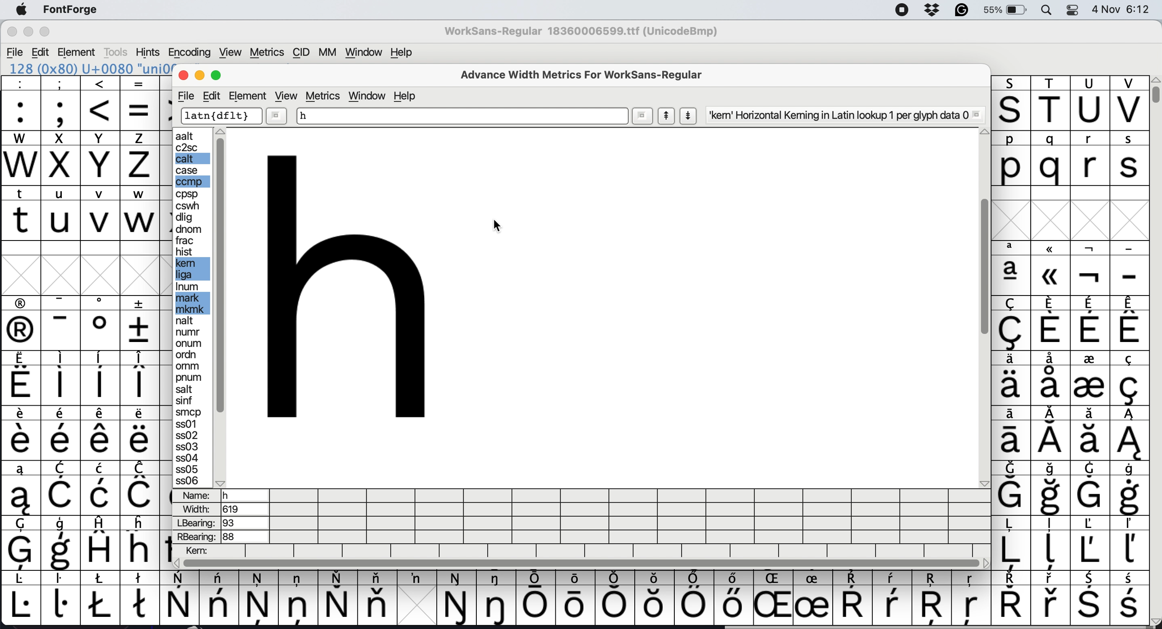 The image size is (1162, 629). What do you see at coordinates (89, 69) in the screenshot?
I see `128 (Ox80) U+0080 'uni0` at bounding box center [89, 69].